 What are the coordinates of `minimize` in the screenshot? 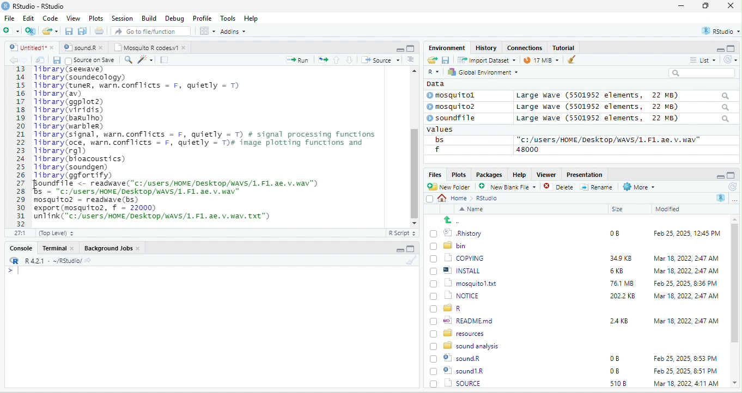 It's located at (399, 49).